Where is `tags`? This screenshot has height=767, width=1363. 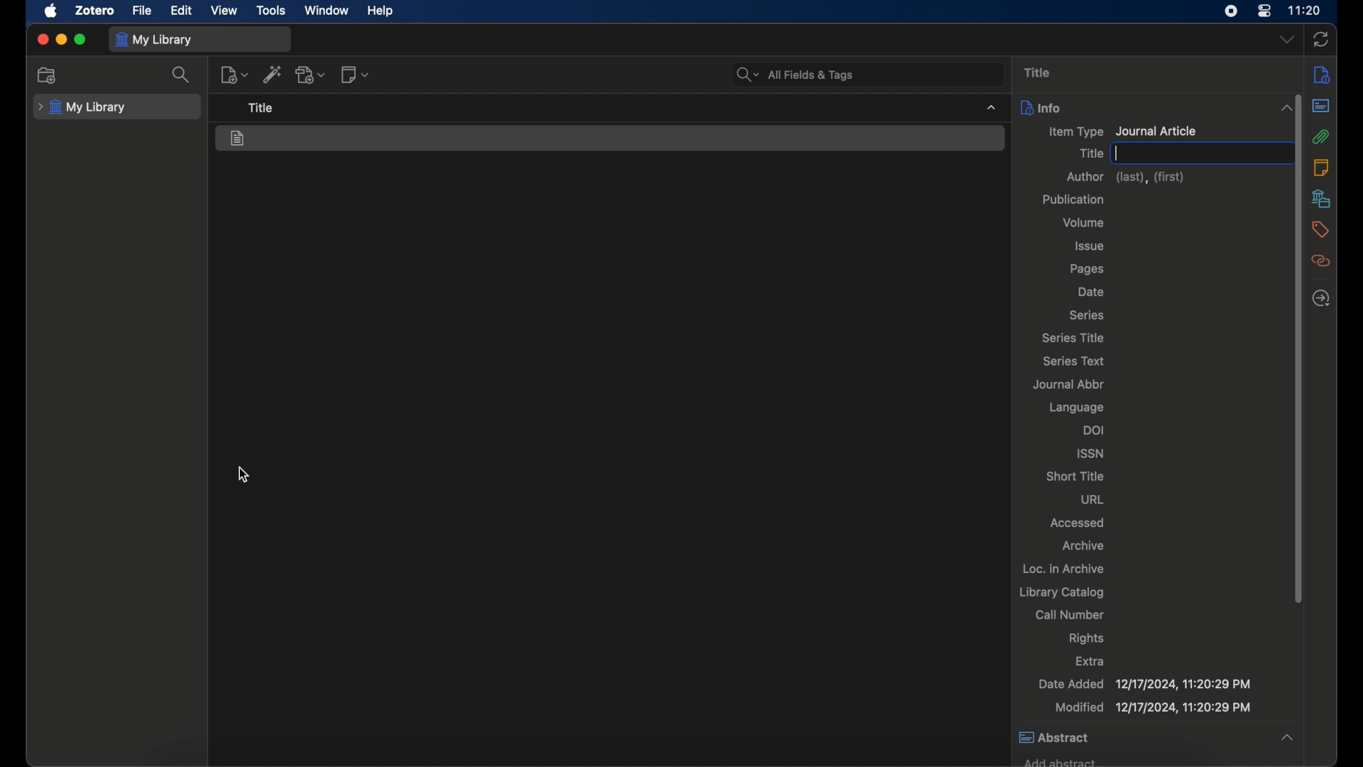 tags is located at coordinates (1319, 229).